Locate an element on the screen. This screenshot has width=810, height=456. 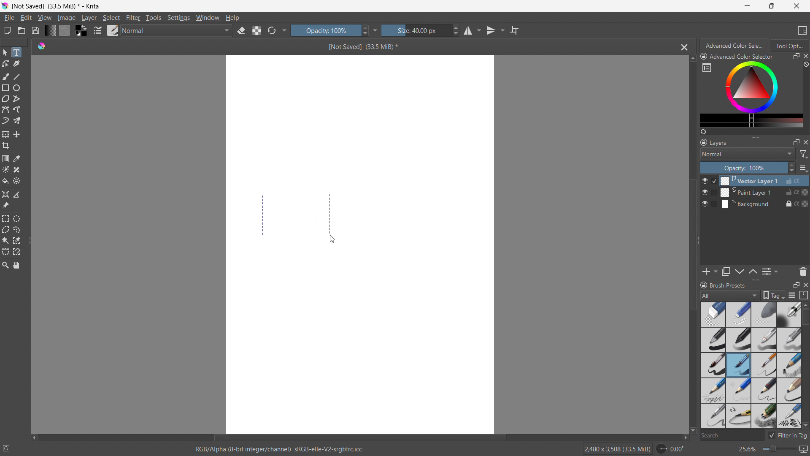
close document is located at coordinates (682, 47).